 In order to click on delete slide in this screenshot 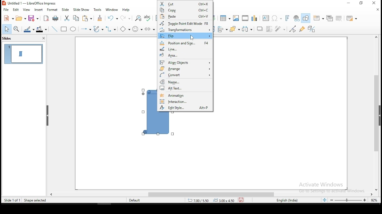, I will do `click(340, 18)`.